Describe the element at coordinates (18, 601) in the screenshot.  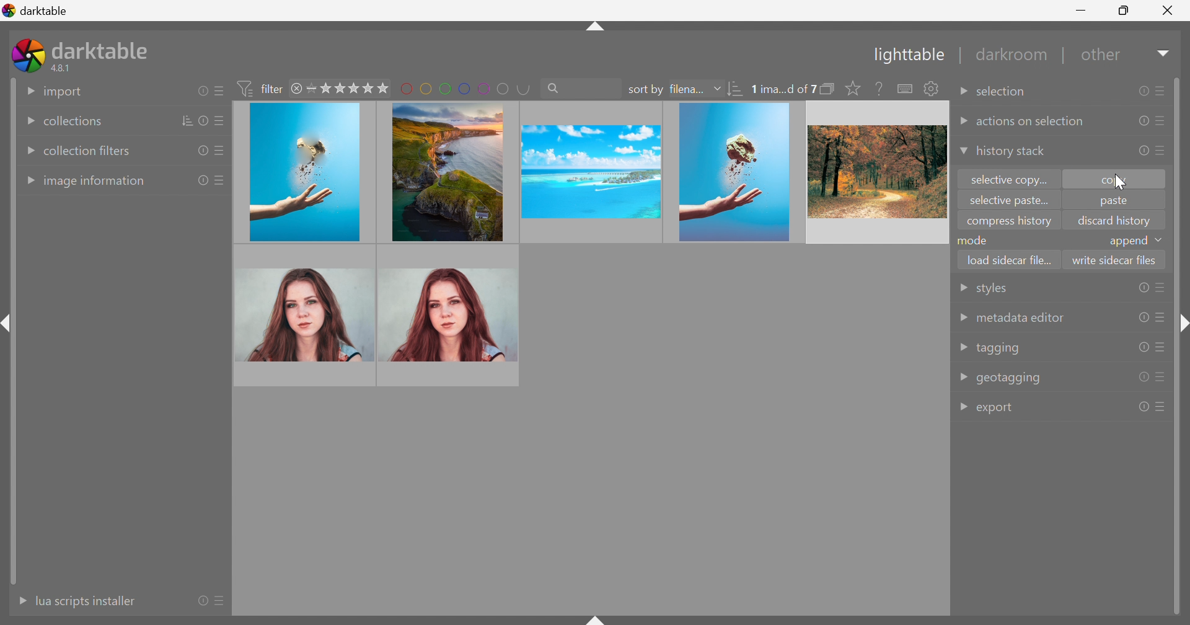
I see `More` at that location.